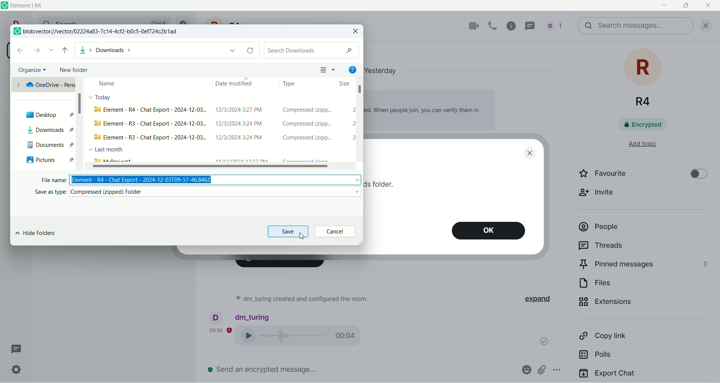 The width and height of the screenshot is (720, 383). I want to click on downloads, so click(168, 51).